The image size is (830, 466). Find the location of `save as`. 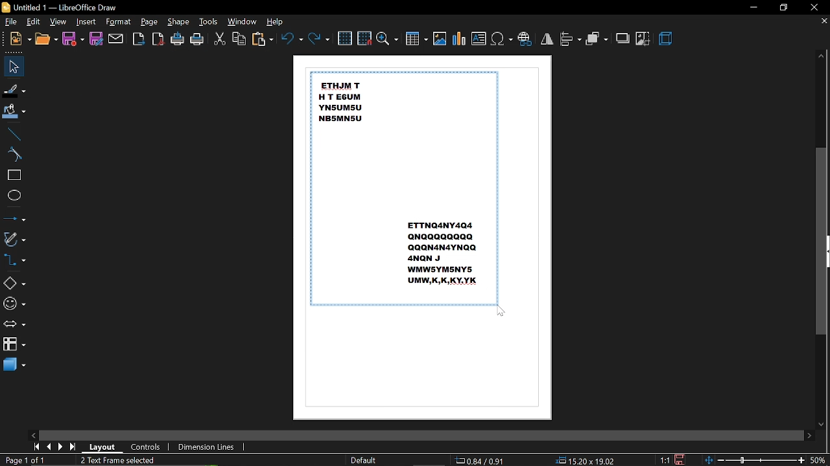

save as is located at coordinates (96, 40).